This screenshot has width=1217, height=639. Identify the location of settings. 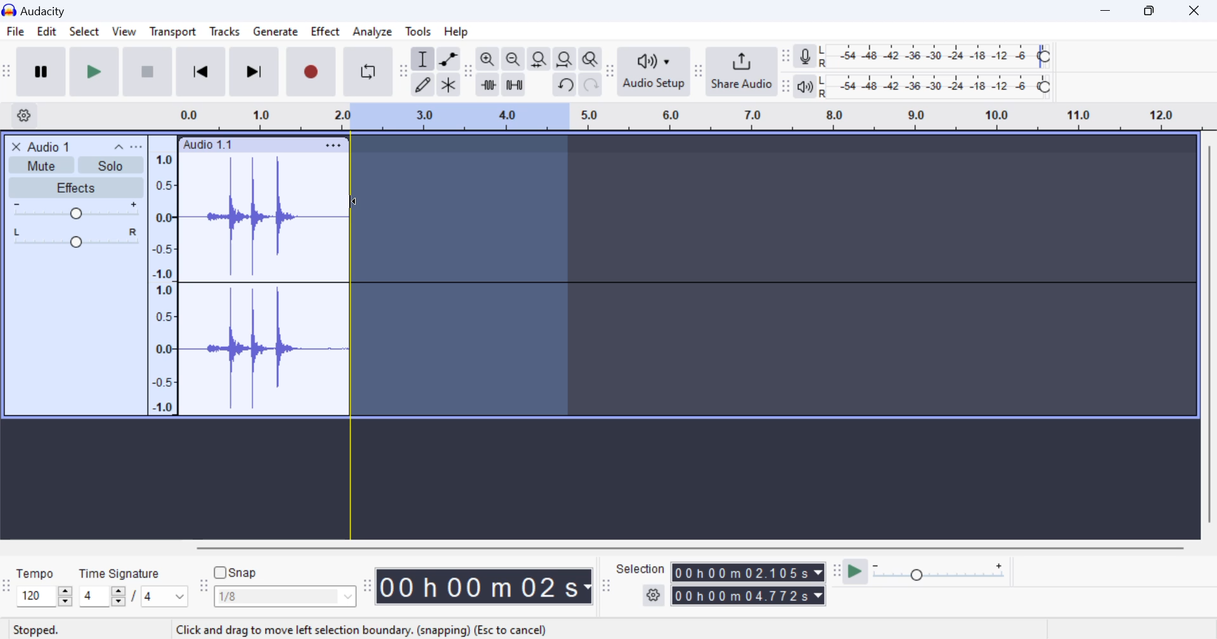
(655, 596).